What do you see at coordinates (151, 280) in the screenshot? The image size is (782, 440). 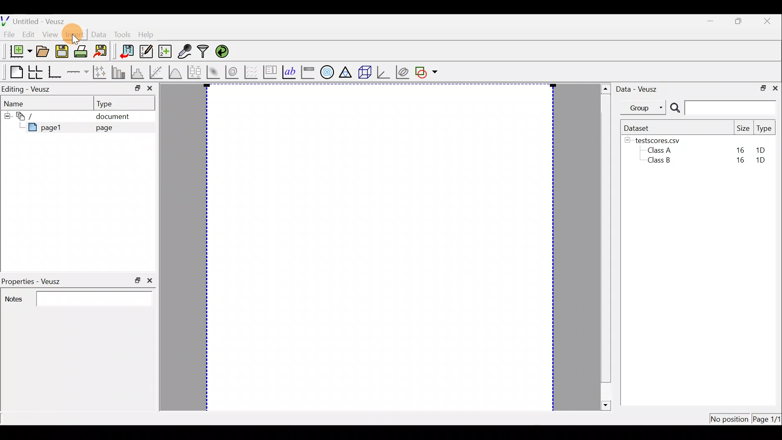 I see `close` at bounding box center [151, 280].